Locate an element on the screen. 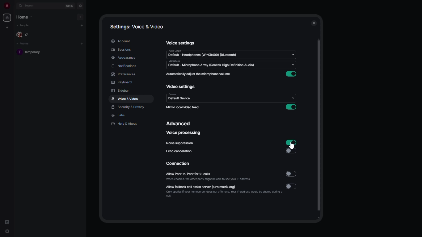 The width and height of the screenshot is (422, 237). automatically adjust the microphone volume is located at coordinates (199, 74).